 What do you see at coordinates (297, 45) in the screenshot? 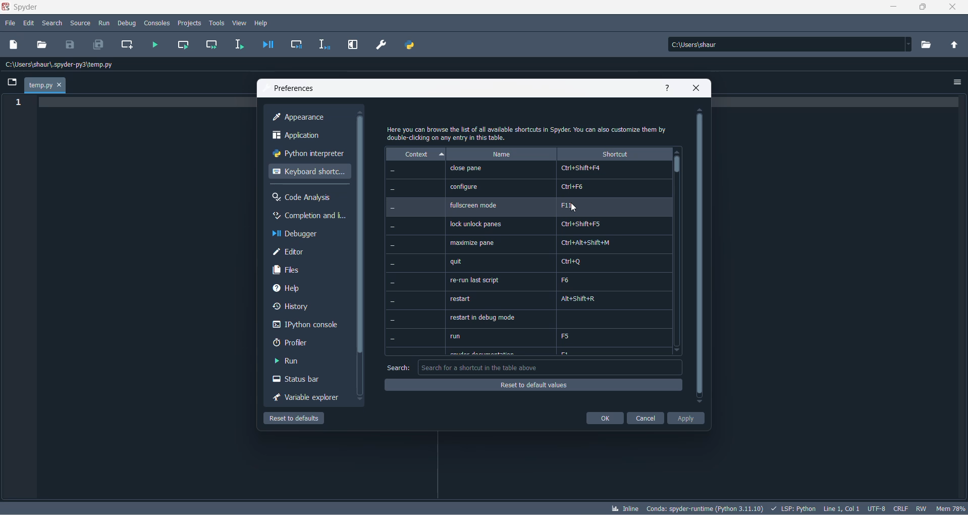
I see `debug cell` at bounding box center [297, 45].